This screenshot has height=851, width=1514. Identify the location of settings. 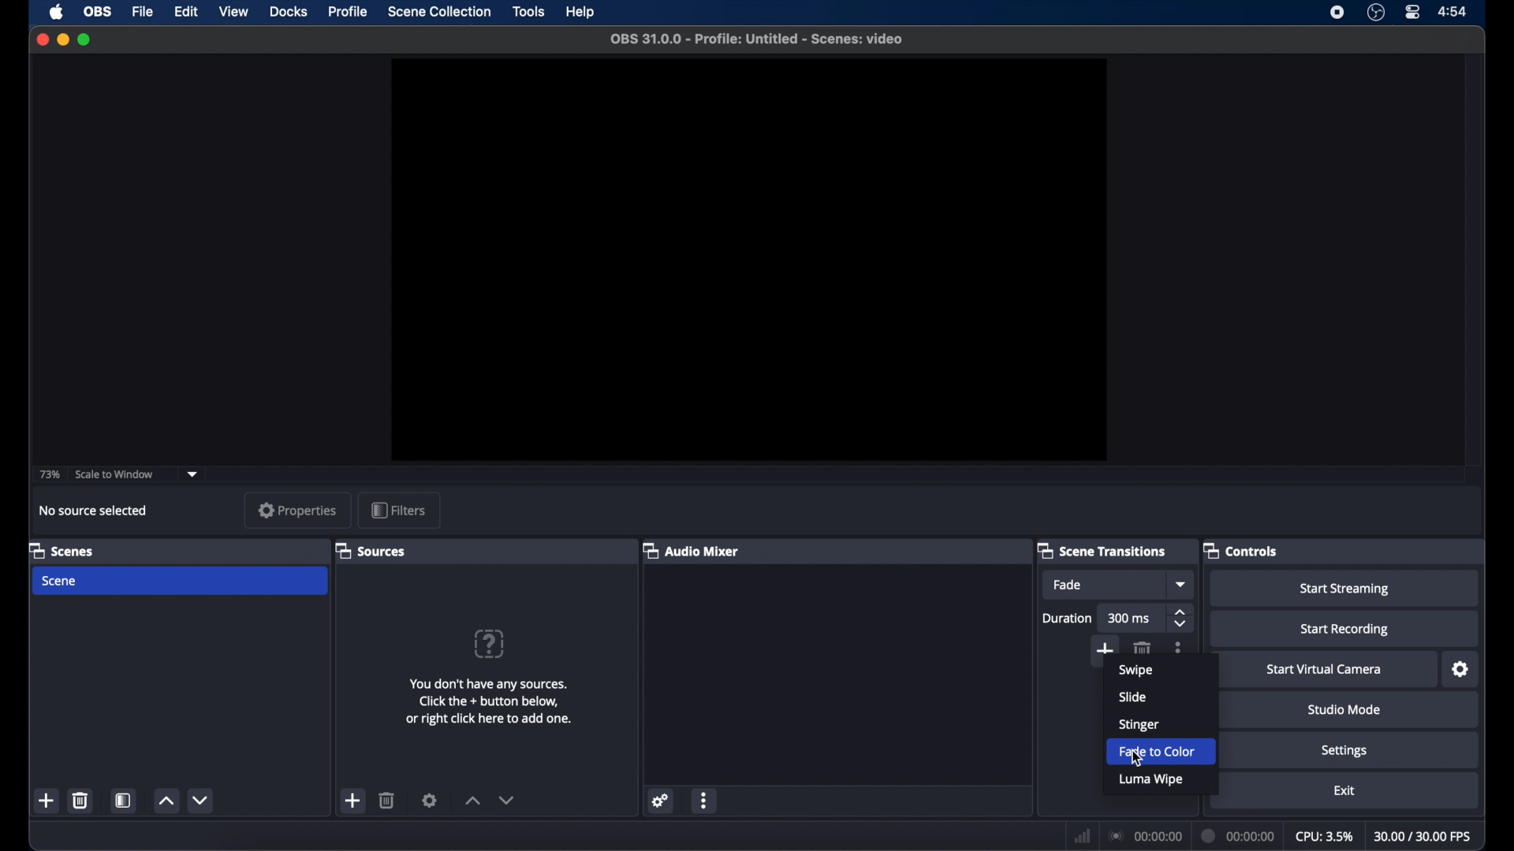
(1461, 670).